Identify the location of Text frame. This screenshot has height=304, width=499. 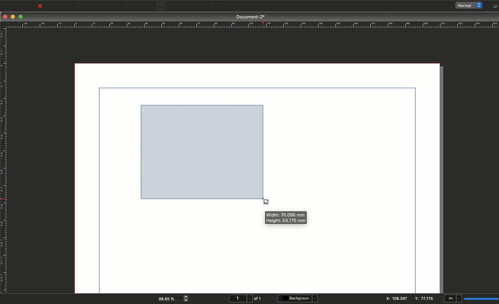
(150, 7).